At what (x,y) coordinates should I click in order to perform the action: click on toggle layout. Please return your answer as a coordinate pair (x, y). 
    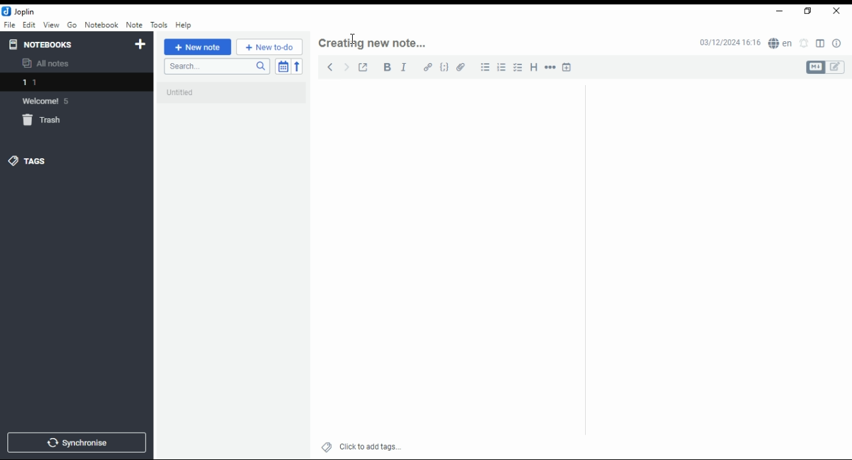
    Looking at the image, I should click on (821, 44).